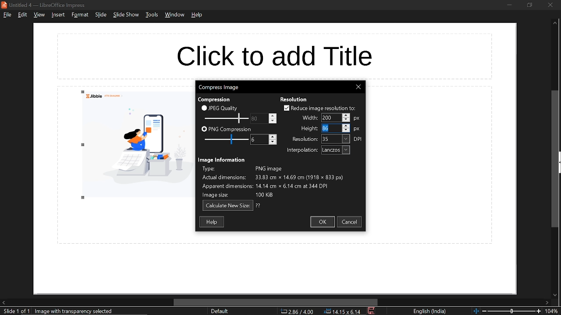  I want to click on increase height, so click(346, 125).